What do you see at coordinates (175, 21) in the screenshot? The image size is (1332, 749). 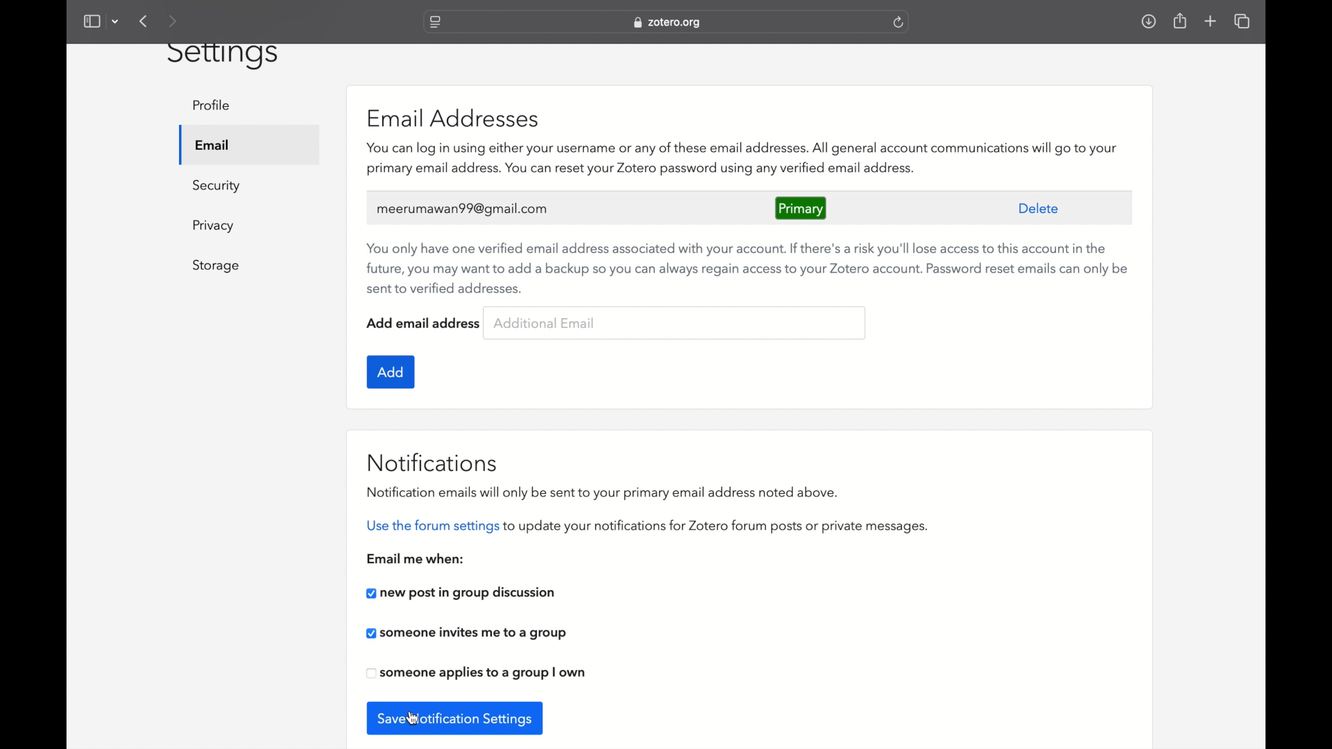 I see `next` at bounding box center [175, 21].